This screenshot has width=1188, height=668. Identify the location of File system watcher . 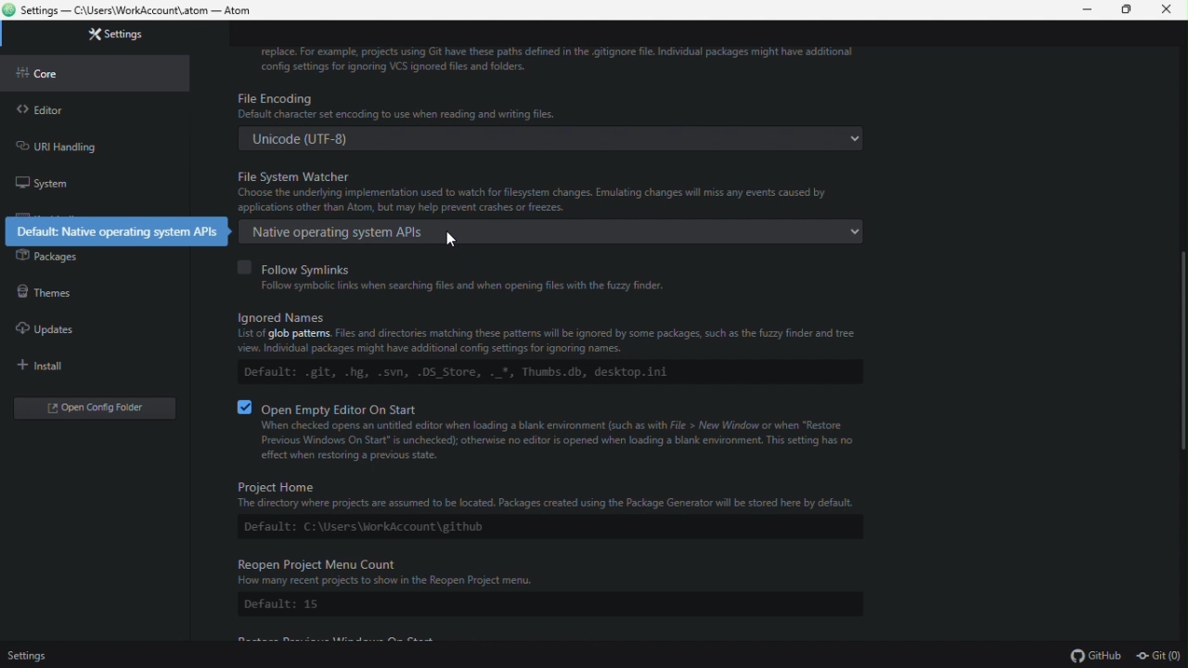
(552, 205).